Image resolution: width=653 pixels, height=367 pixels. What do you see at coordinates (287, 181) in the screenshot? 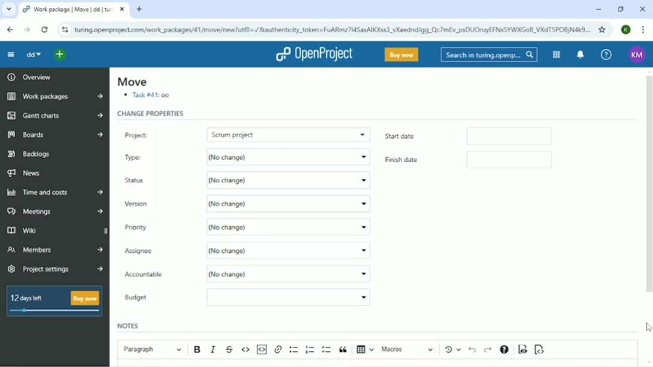
I see `(No change)` at bounding box center [287, 181].